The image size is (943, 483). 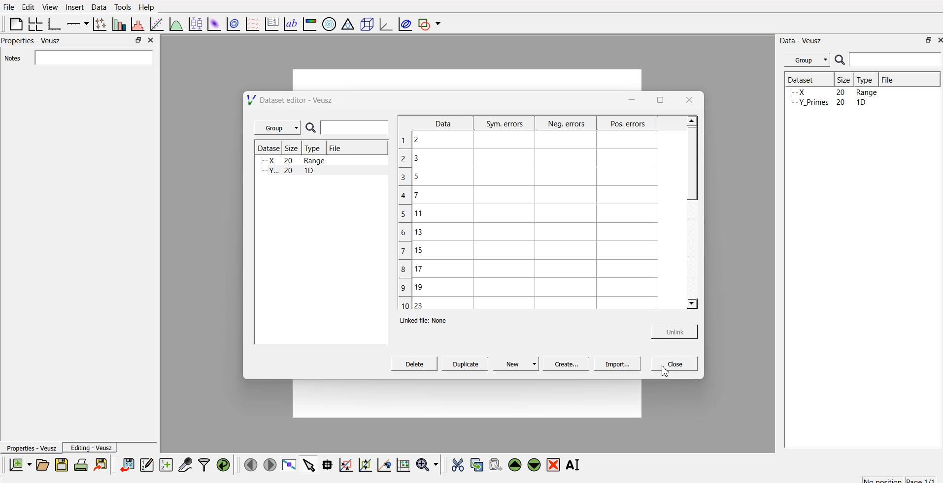 I want to click on read datapoint on graph, so click(x=326, y=465).